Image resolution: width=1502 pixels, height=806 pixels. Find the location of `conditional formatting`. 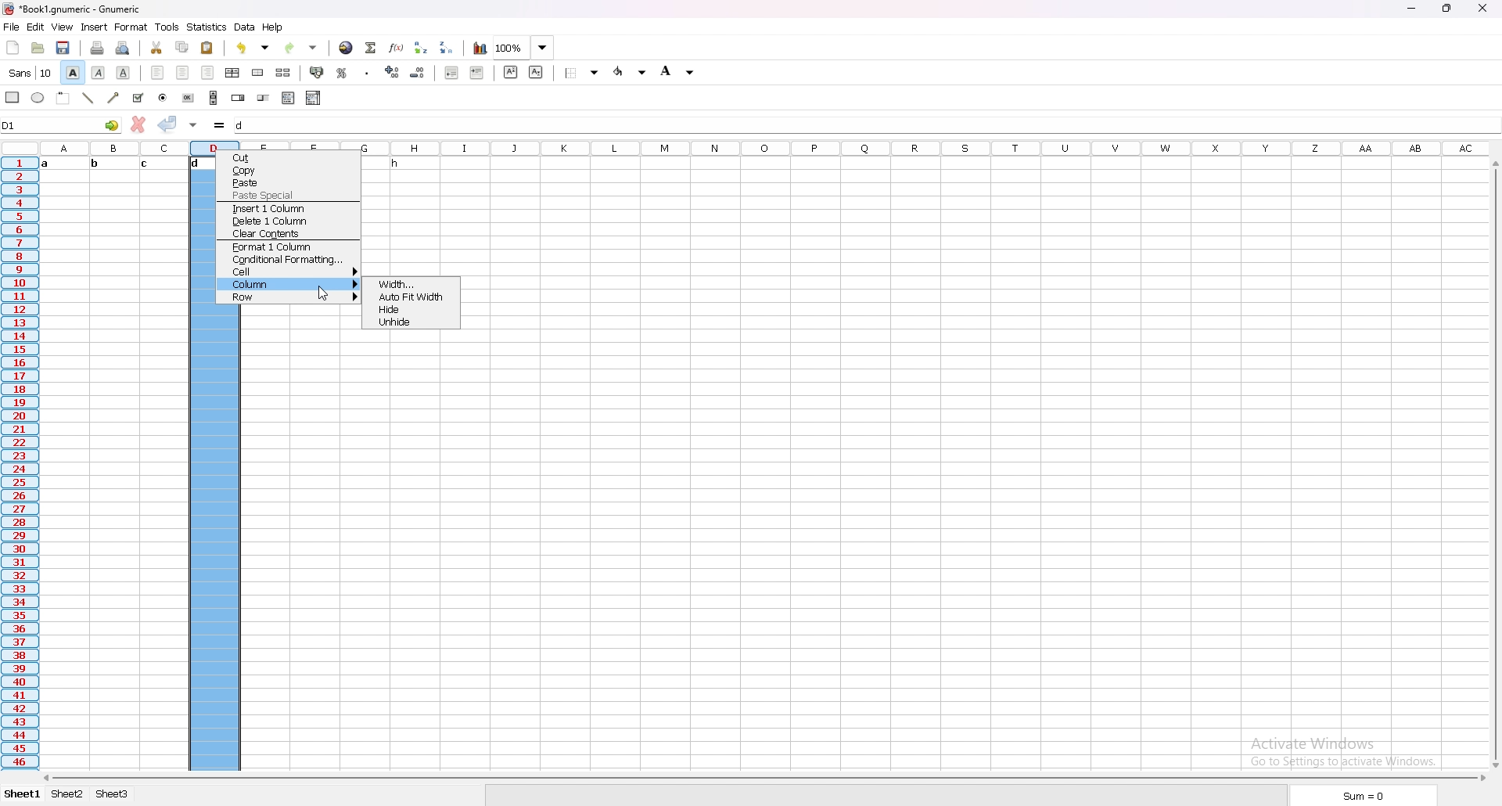

conditional formatting is located at coordinates (289, 260).